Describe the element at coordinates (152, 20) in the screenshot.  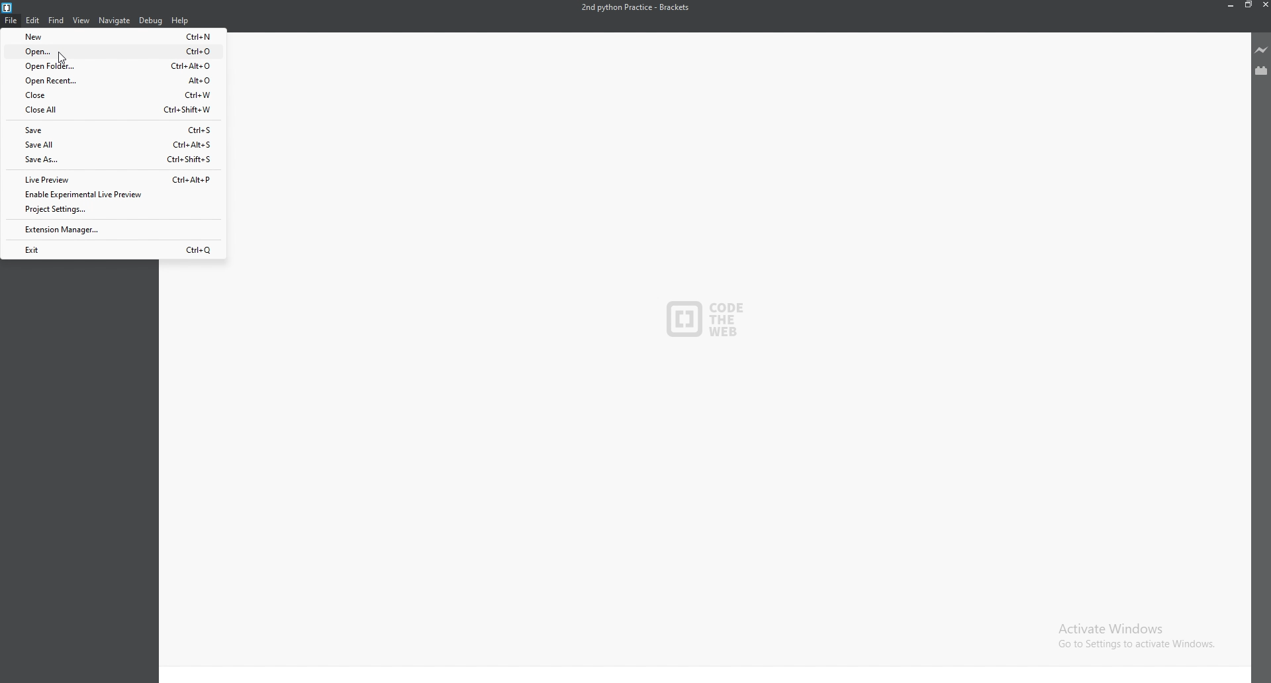
I see `debug` at that location.